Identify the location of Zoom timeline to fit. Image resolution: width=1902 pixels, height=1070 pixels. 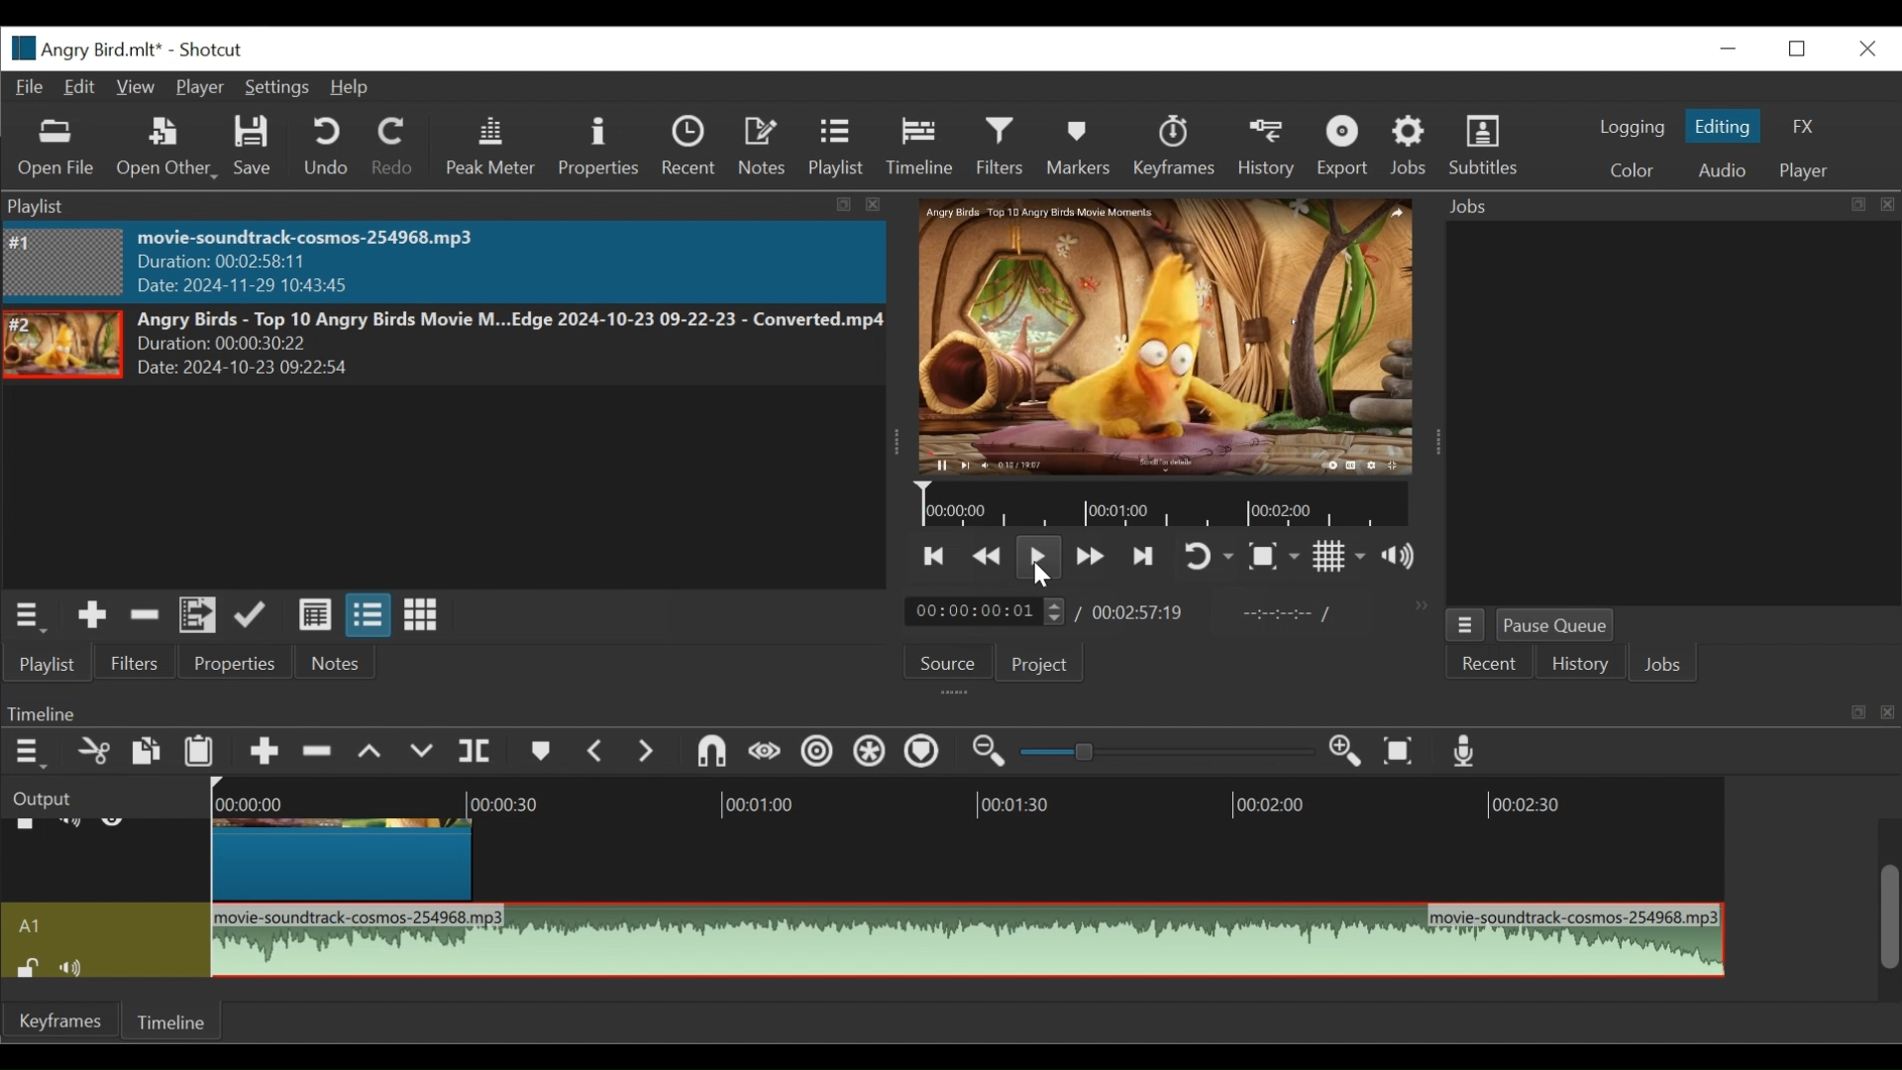
(1402, 751).